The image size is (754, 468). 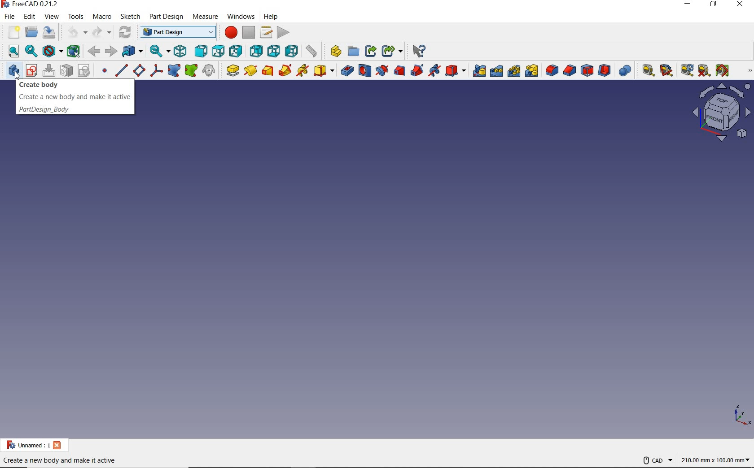 I want to click on VIEW, so click(x=53, y=17).